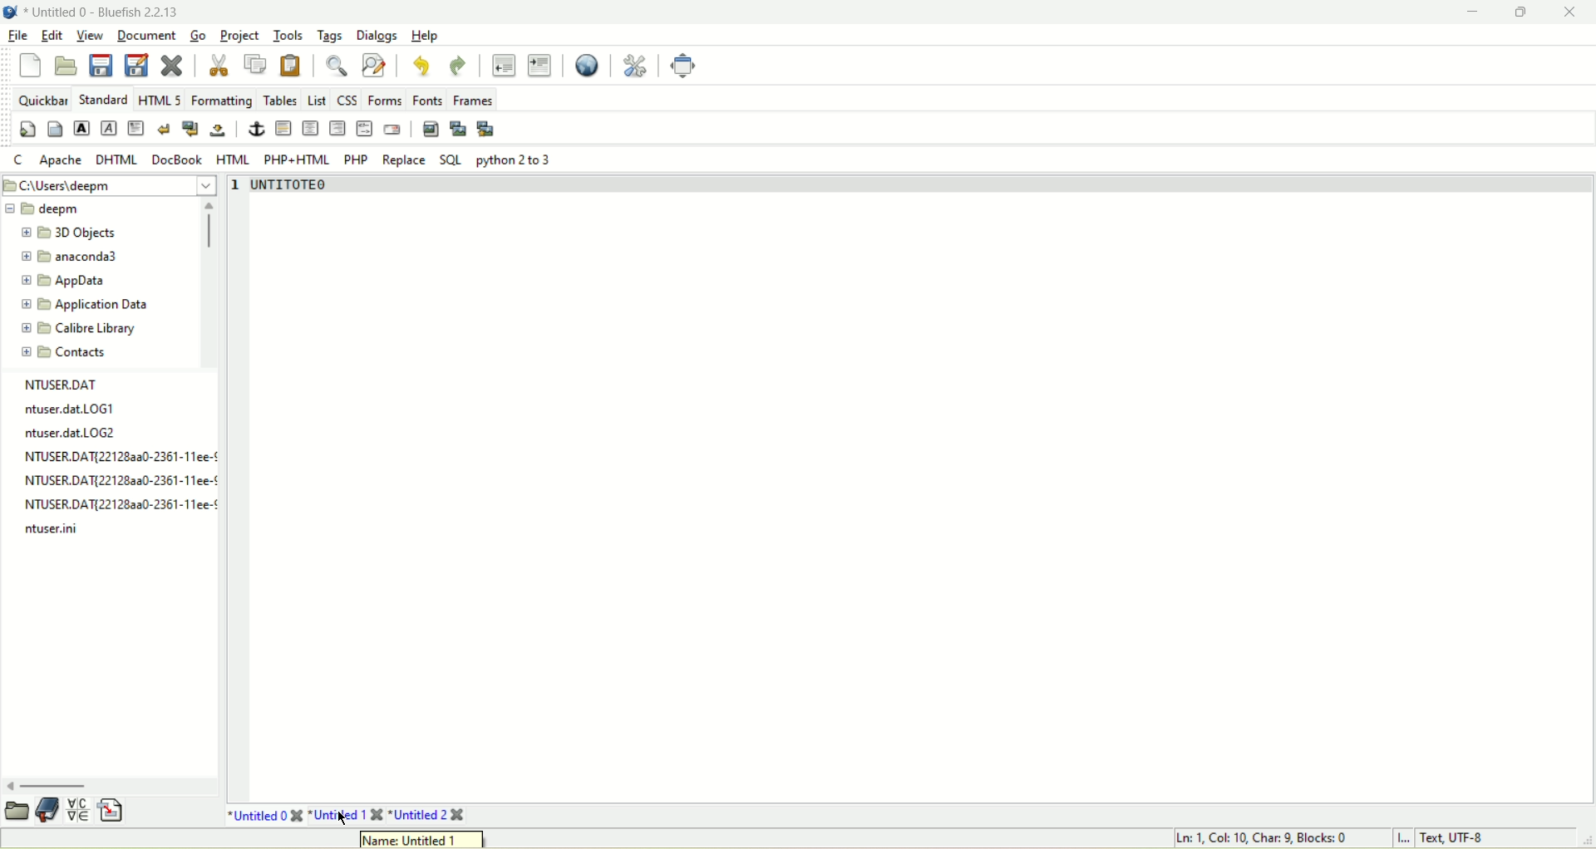 The image size is (1596, 849). Describe the element at coordinates (71, 355) in the screenshot. I see `contacts` at that location.